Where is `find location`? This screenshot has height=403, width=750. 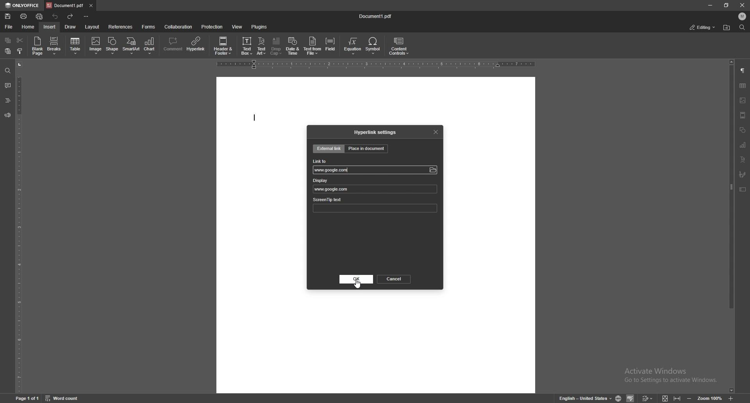
find location is located at coordinates (727, 28).